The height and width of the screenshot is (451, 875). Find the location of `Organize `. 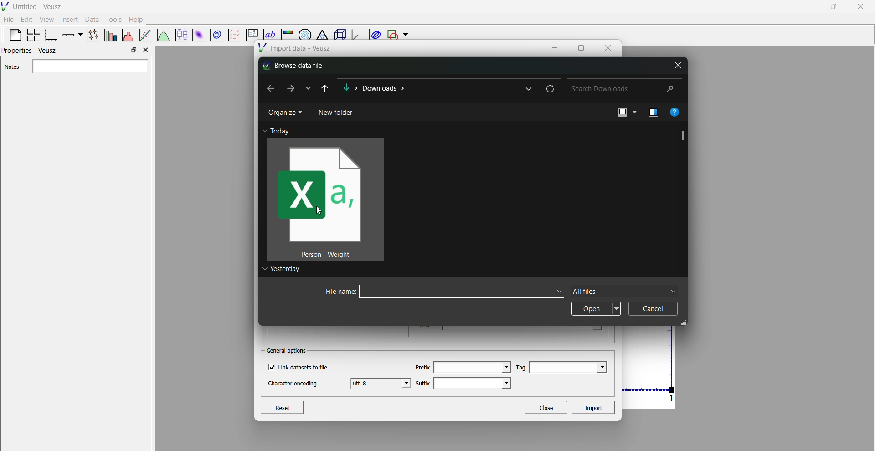

Organize  is located at coordinates (284, 114).